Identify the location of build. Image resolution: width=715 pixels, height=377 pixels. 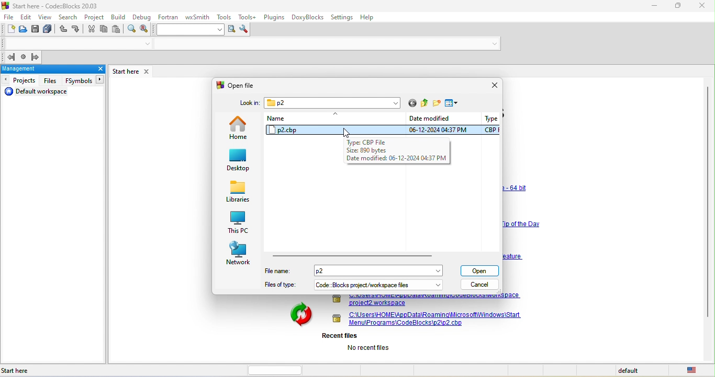
(119, 18).